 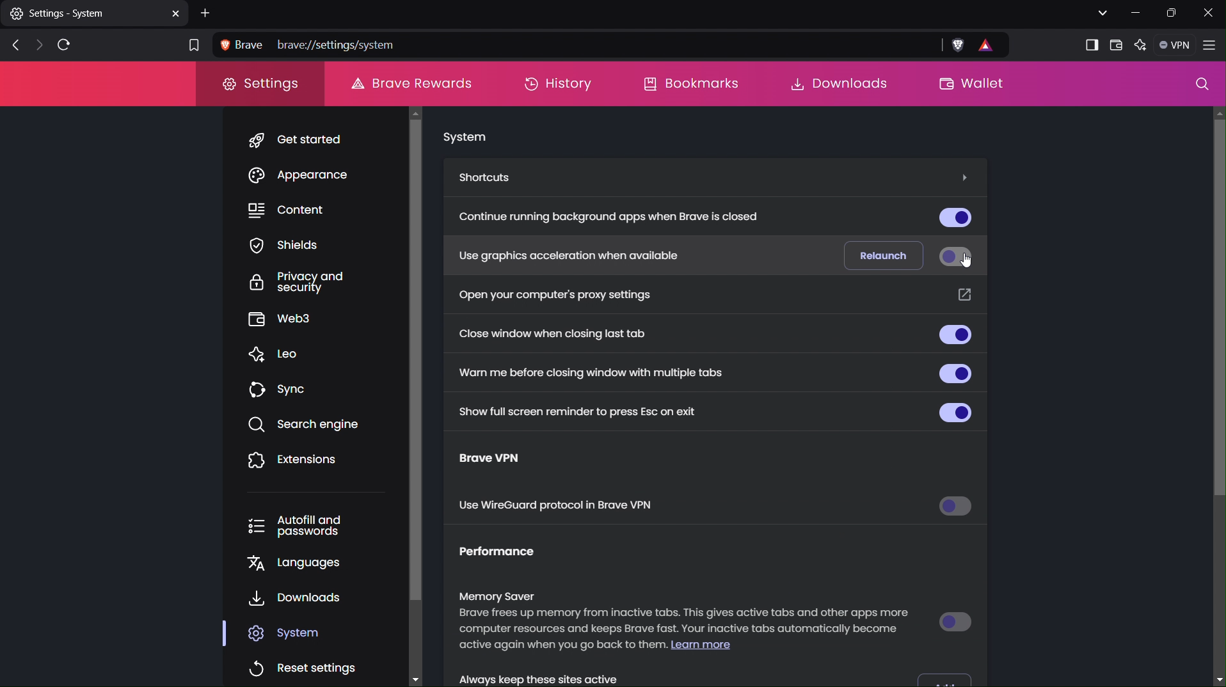 What do you see at coordinates (964, 297) in the screenshot?
I see `Redirect` at bounding box center [964, 297].